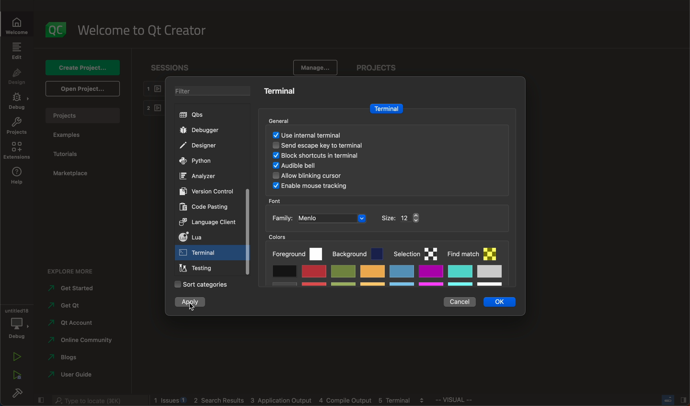 The image size is (690, 406). I want to click on click to apply changes, so click(192, 303).